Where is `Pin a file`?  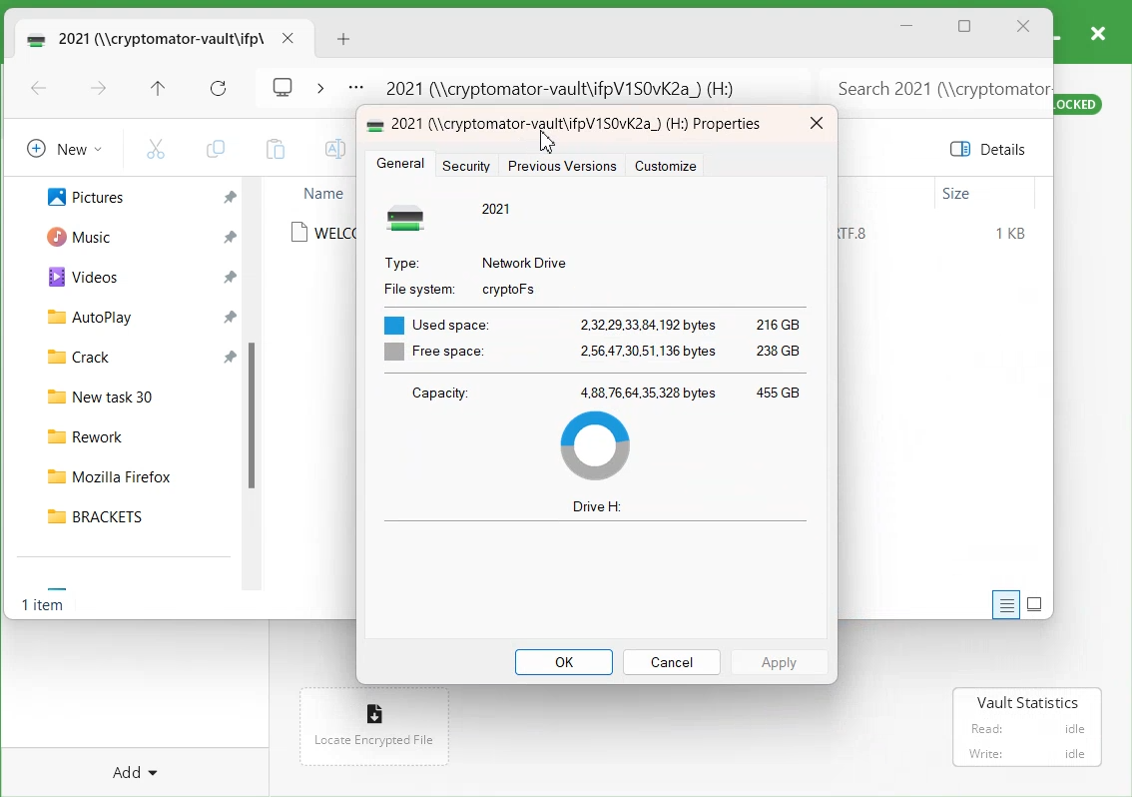
Pin a file is located at coordinates (231, 198).